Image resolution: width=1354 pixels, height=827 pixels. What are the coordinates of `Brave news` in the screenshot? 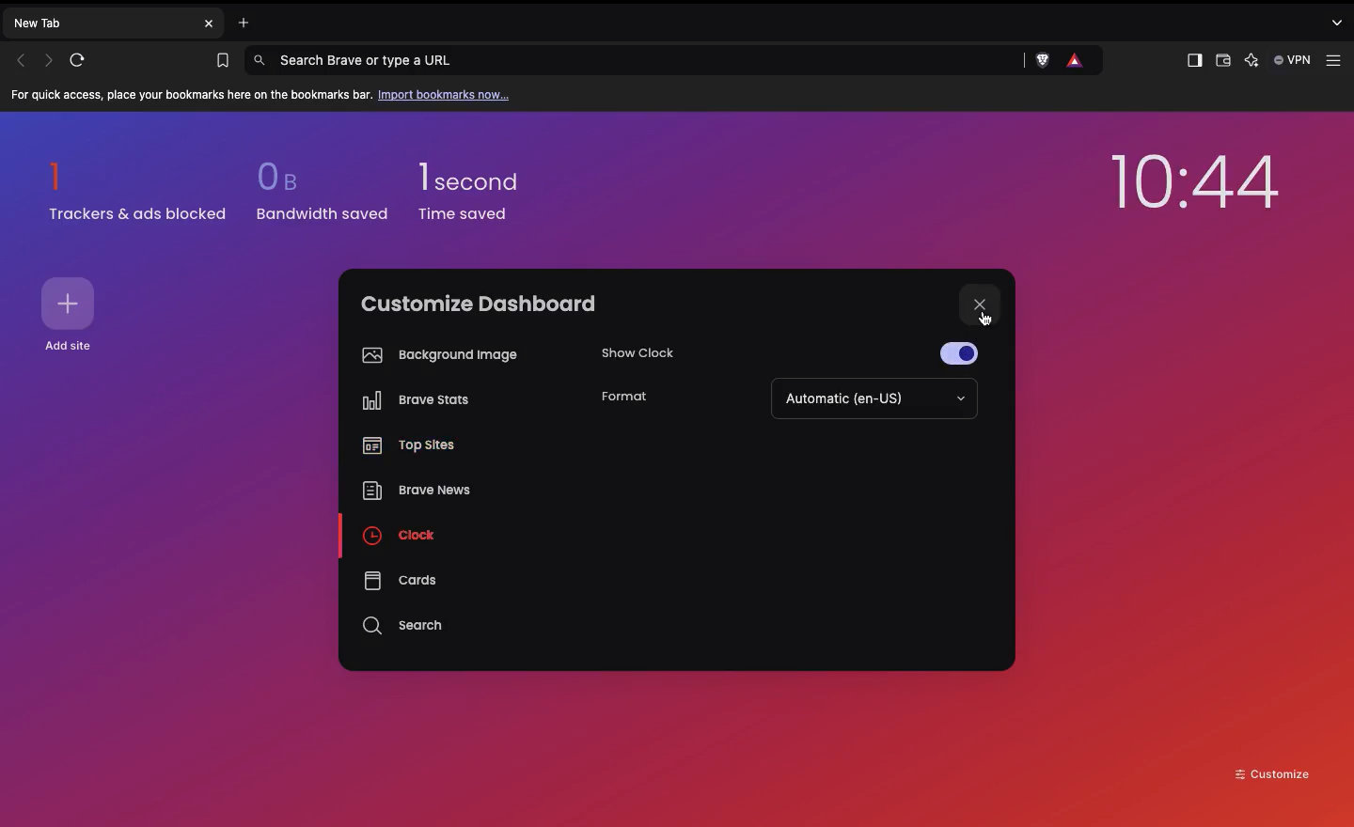 It's located at (415, 492).